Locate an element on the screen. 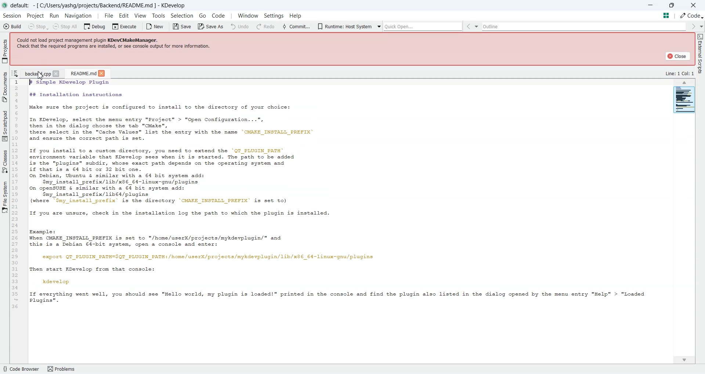 The width and height of the screenshot is (705, 374). Code is located at coordinates (687, 15).